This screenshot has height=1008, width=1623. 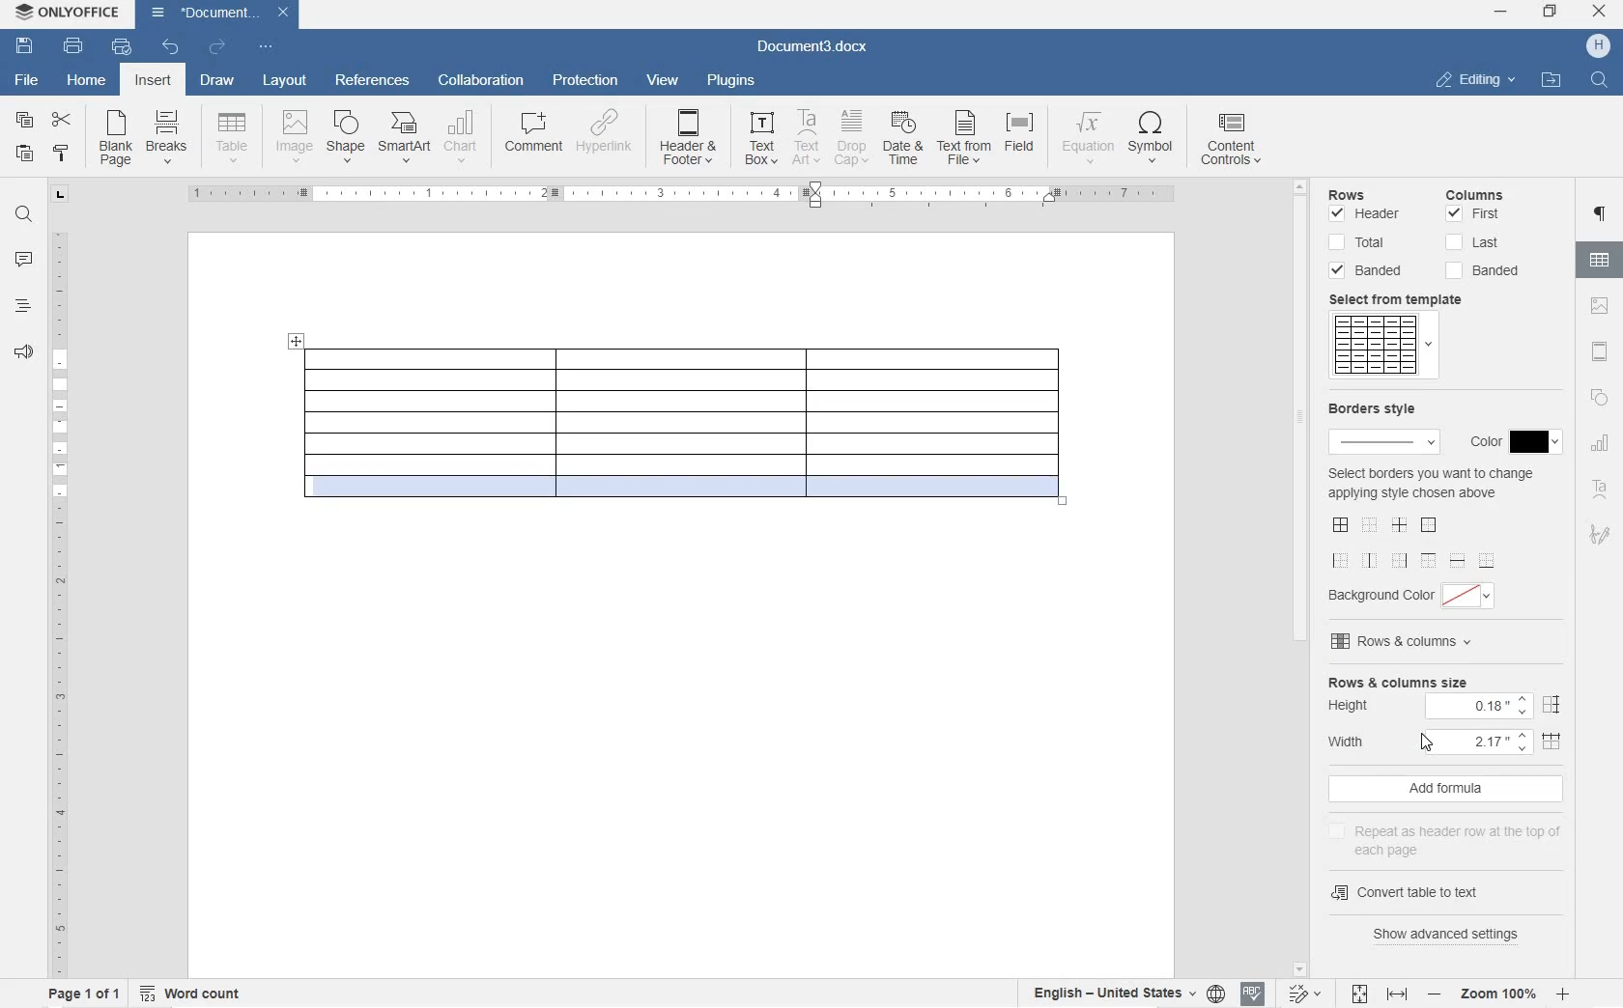 I want to click on template, so click(x=1382, y=347).